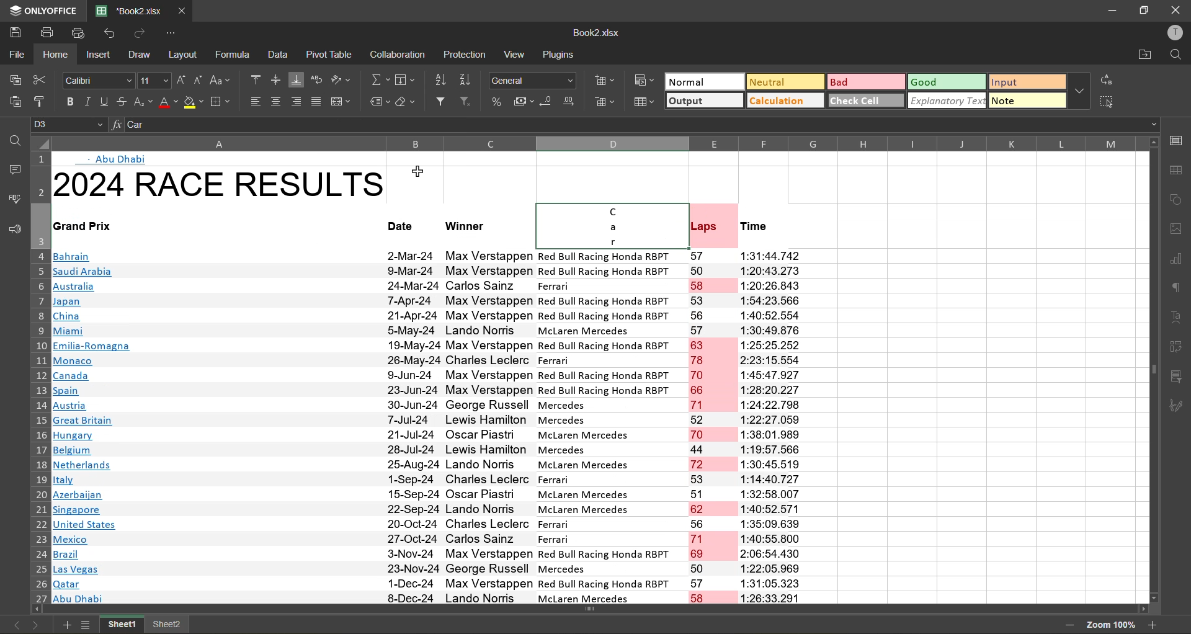 The width and height of the screenshot is (1191, 634). Describe the element at coordinates (866, 83) in the screenshot. I see `bad` at that location.